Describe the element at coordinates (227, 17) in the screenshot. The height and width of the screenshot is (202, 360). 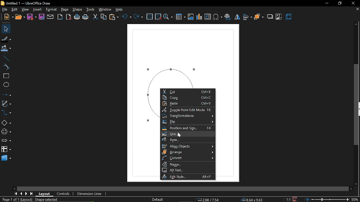
I see `insert hyperlink` at that location.